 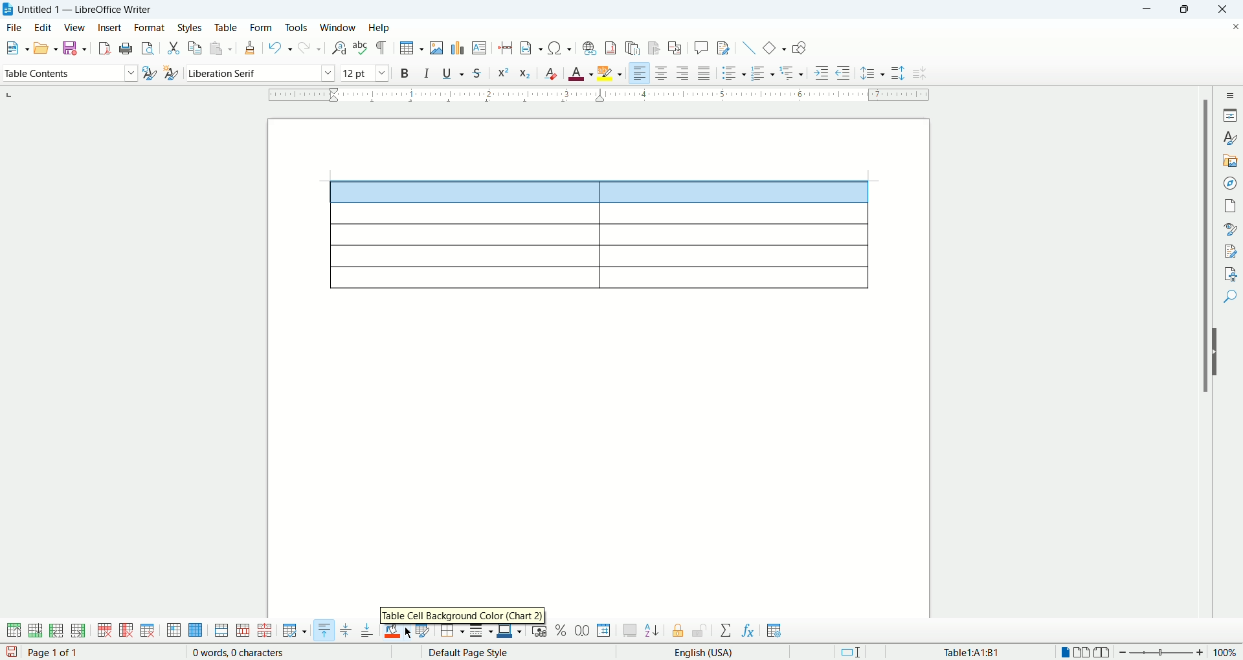 I want to click on , so click(x=794, y=71).